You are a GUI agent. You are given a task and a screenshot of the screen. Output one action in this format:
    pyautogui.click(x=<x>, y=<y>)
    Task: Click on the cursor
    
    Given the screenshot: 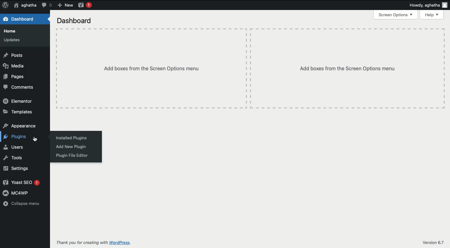 What is the action you would take?
    pyautogui.click(x=41, y=139)
    